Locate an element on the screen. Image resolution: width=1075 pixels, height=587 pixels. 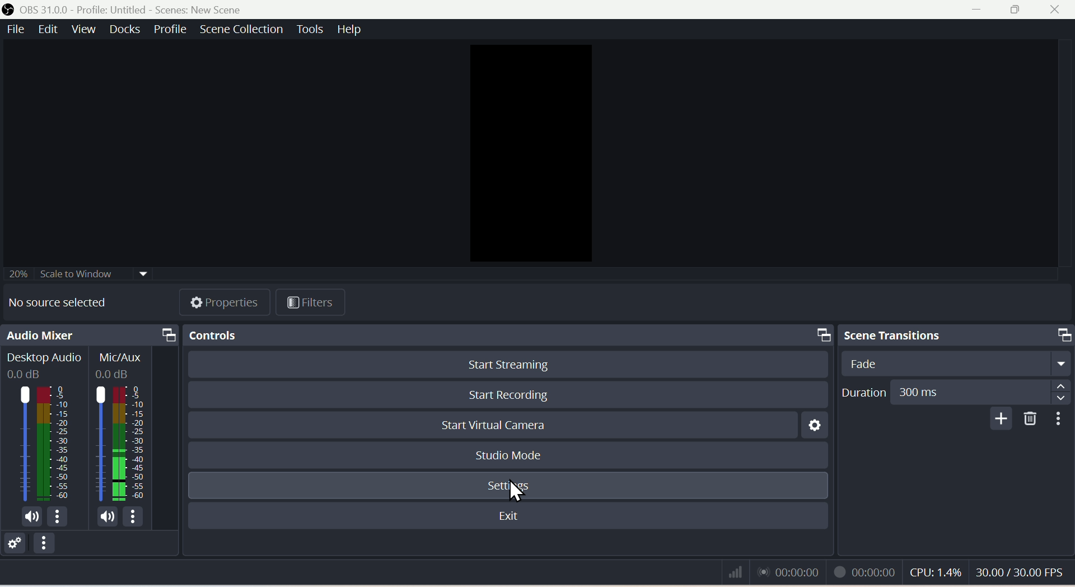
No source selected is located at coordinates (64, 300).